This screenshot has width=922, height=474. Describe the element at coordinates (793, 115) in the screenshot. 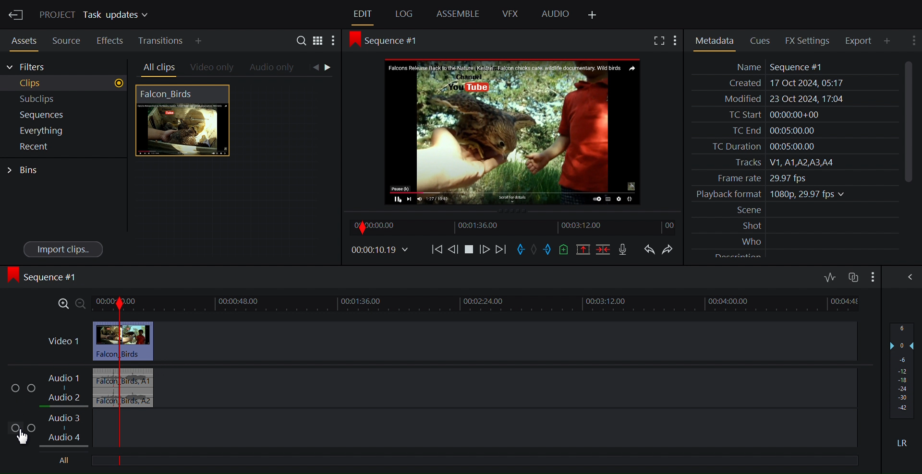

I see `TC Start` at that location.